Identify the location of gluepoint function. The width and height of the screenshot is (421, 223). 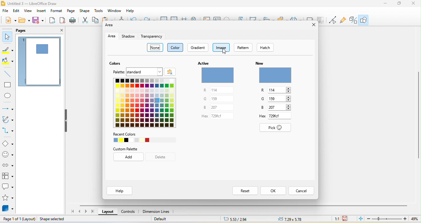
(344, 20).